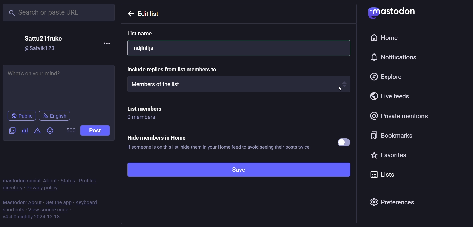 The height and width of the screenshot is (227, 473). What do you see at coordinates (37, 131) in the screenshot?
I see `content warning` at bounding box center [37, 131].